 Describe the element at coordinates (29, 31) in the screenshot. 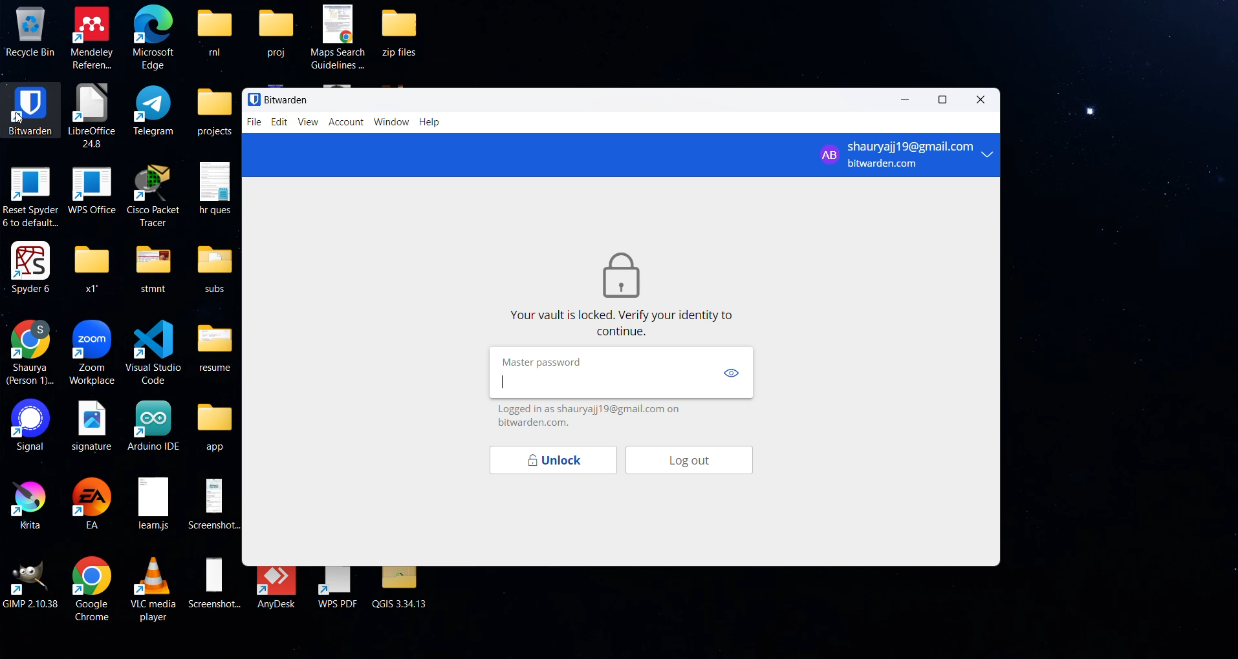

I see `Recycle Bin` at that location.